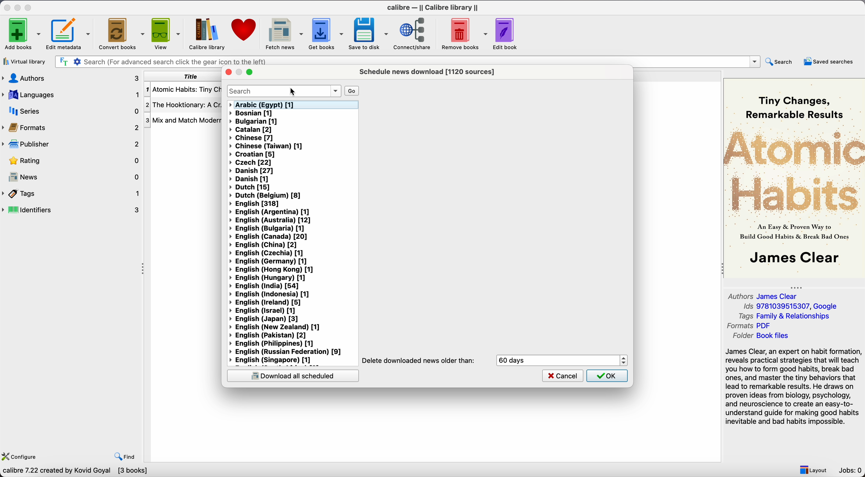  What do you see at coordinates (70, 144) in the screenshot?
I see `publisher` at bounding box center [70, 144].